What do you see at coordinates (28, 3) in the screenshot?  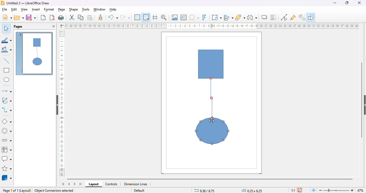 I see `Untitled 2 - LibreOffice Draw` at bounding box center [28, 3].